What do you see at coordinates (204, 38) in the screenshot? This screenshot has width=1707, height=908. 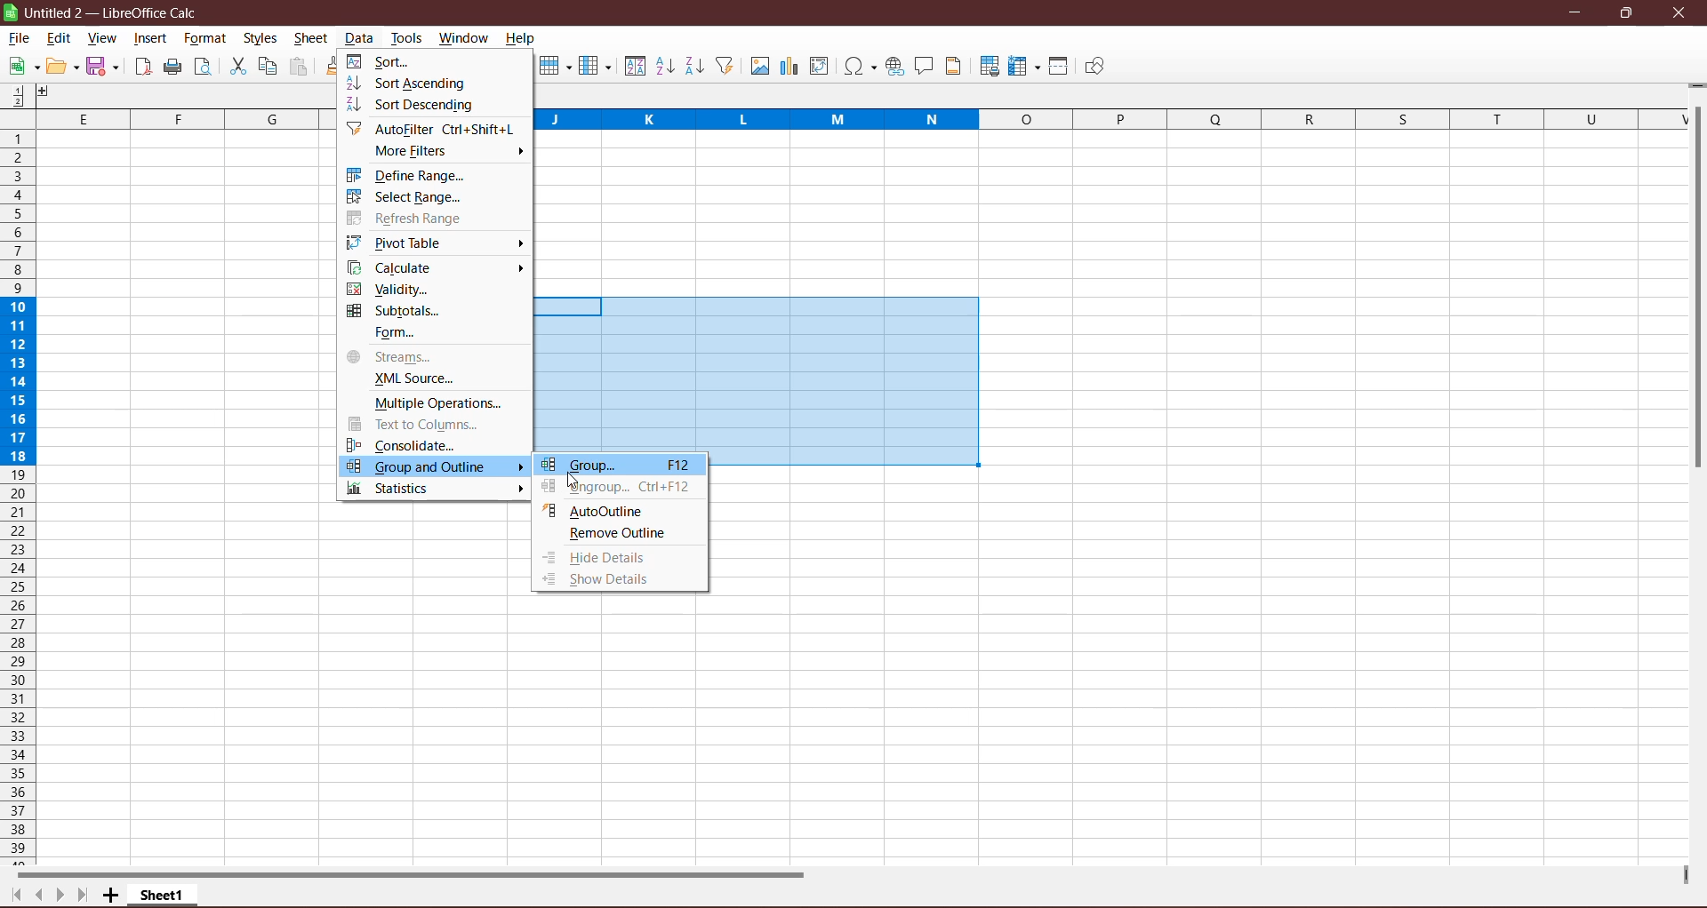 I see `Format` at bounding box center [204, 38].